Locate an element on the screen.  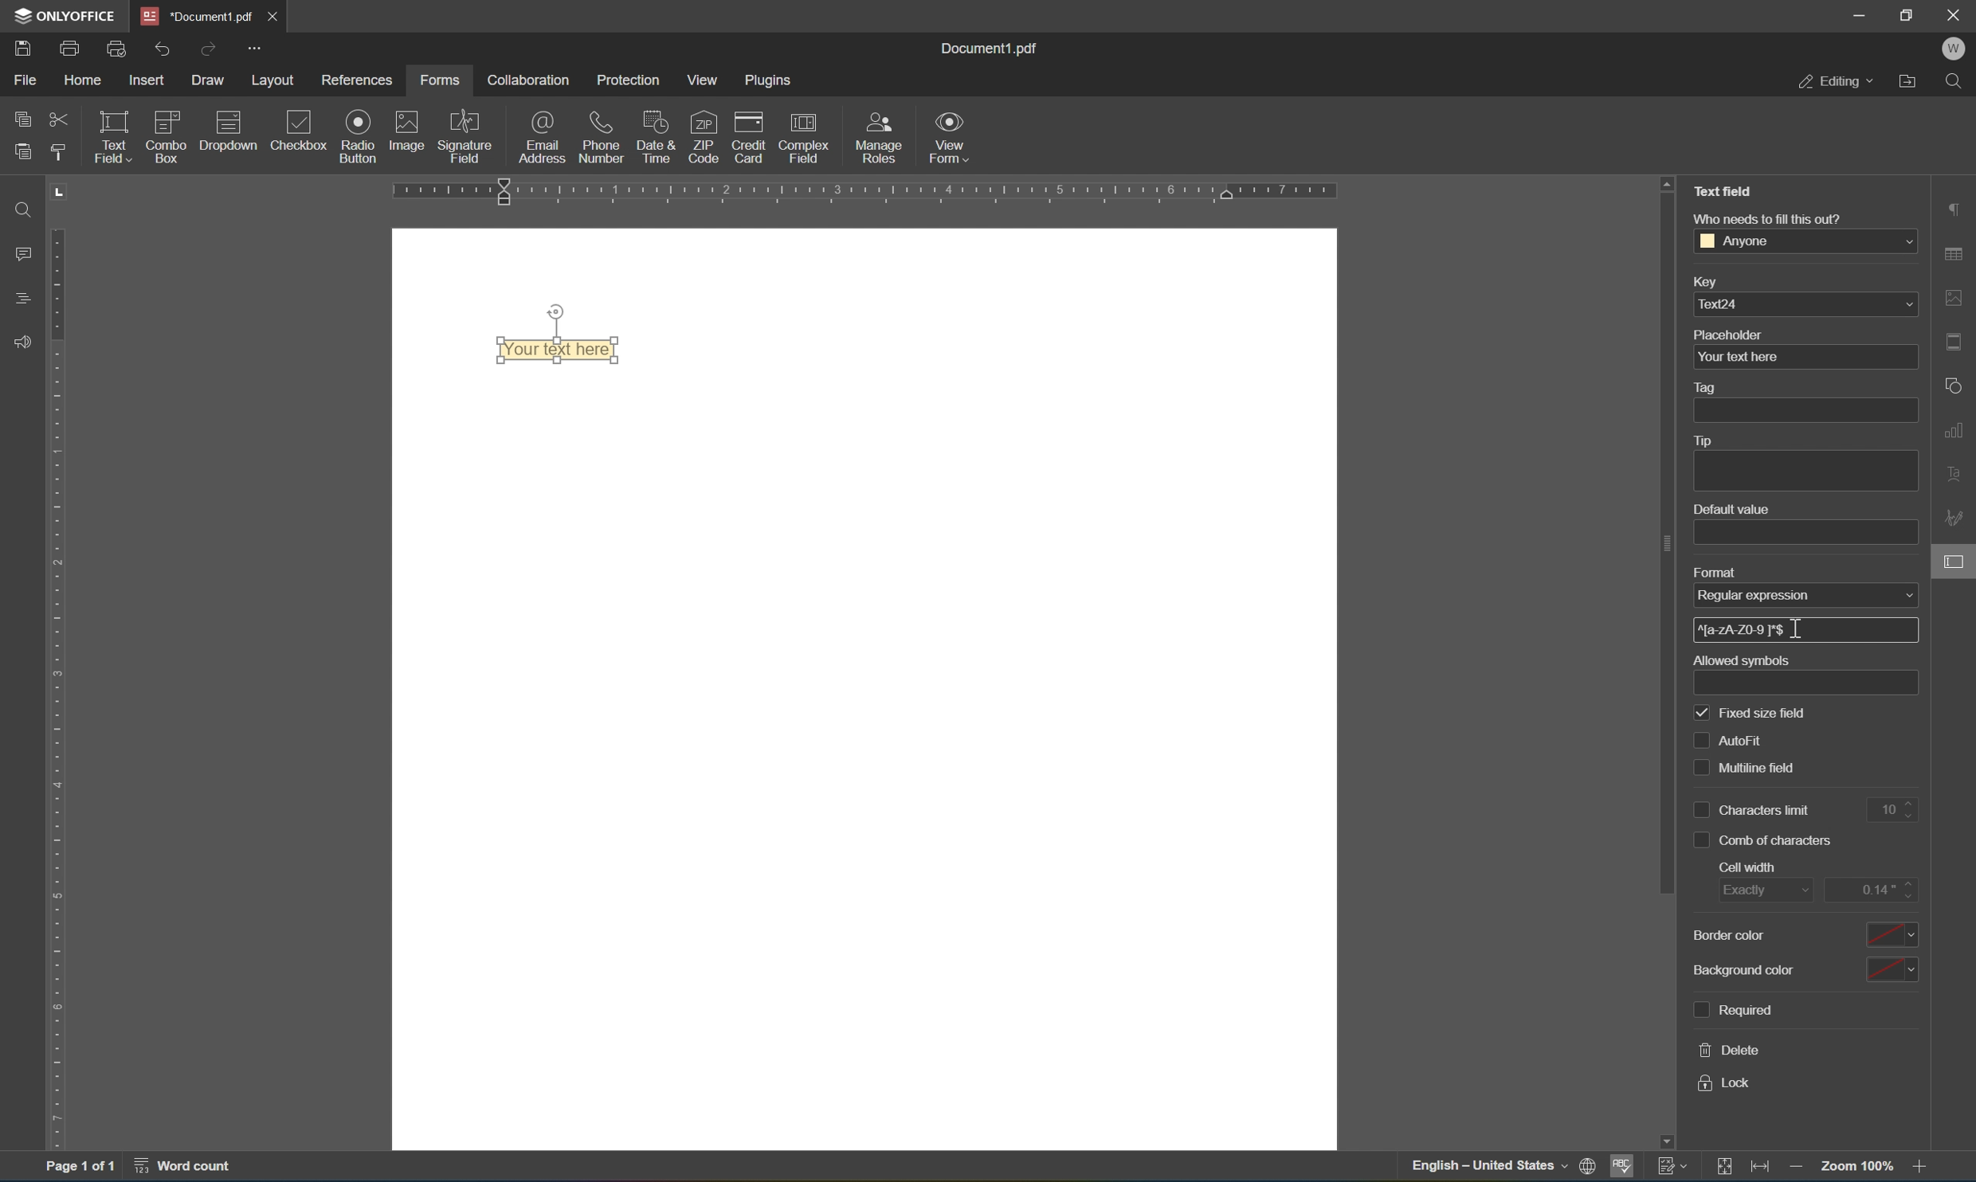
ONLYOFFICE is located at coordinates (65, 15).